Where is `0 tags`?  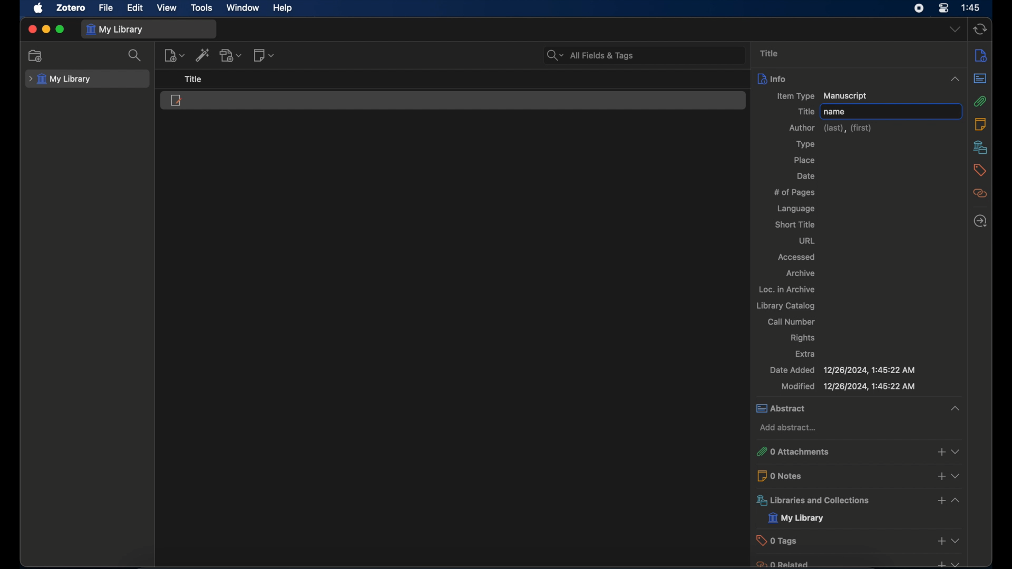
0 tags is located at coordinates (859, 540).